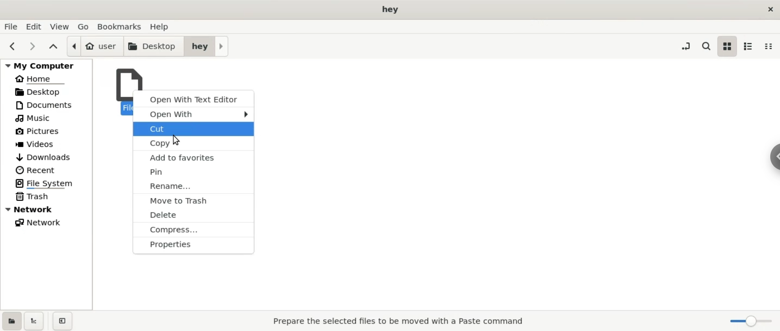  I want to click on trash, so click(47, 197).